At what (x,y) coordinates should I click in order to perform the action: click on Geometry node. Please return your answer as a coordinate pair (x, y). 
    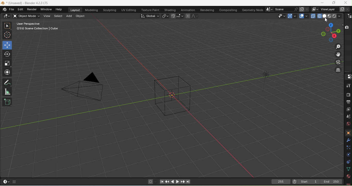
    Looking at the image, I should click on (252, 10).